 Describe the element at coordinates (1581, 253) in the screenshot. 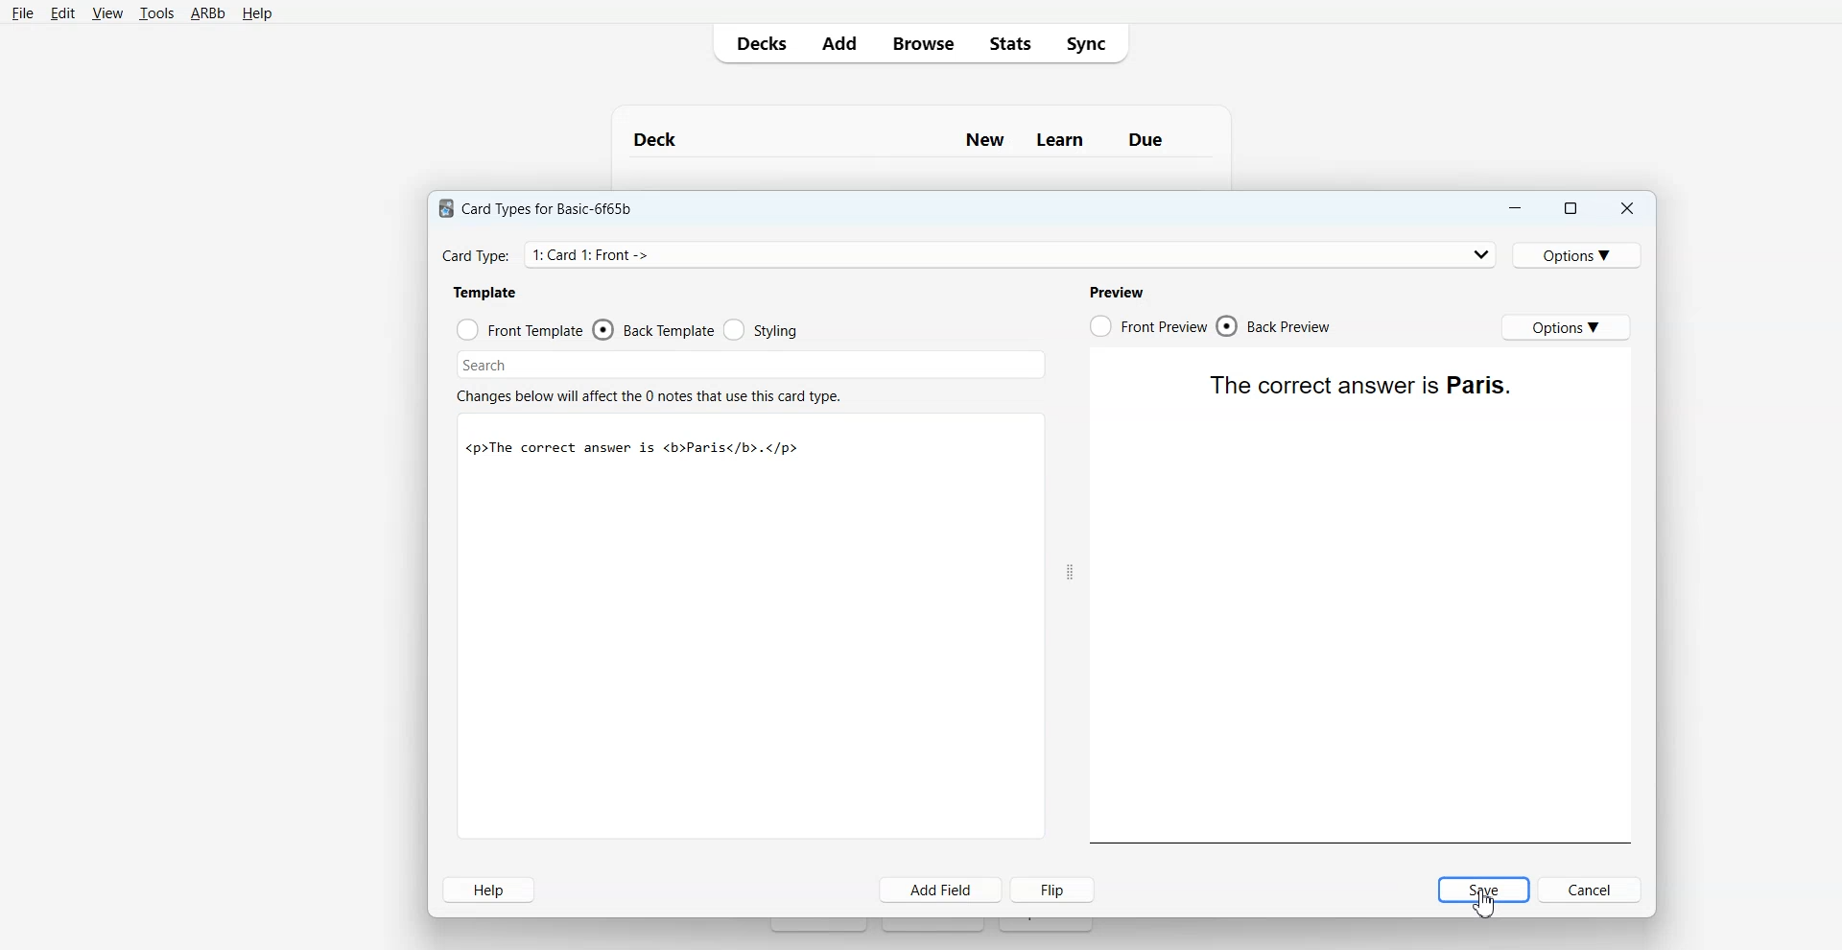

I see `Options` at that location.